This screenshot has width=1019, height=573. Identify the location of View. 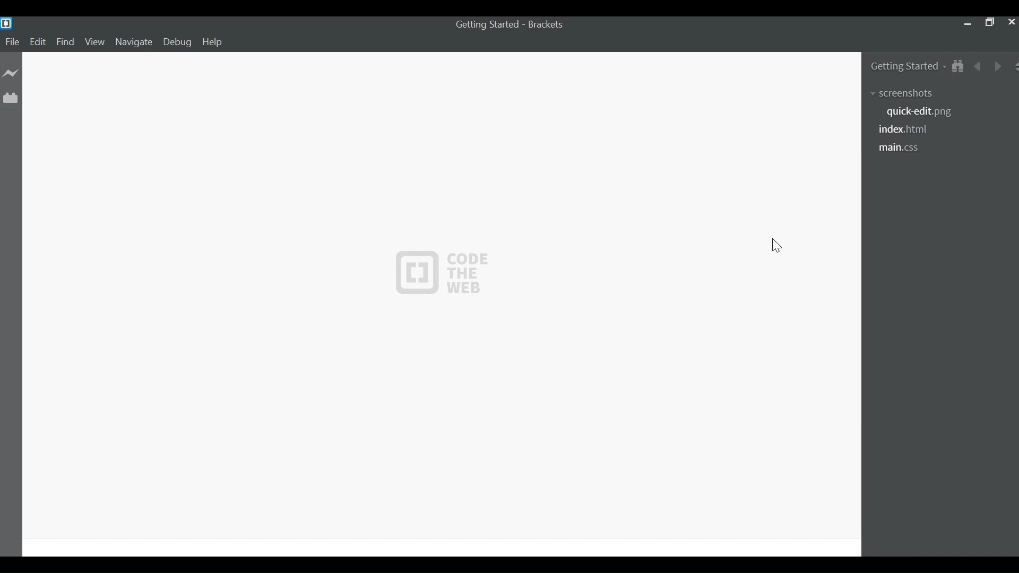
(94, 43).